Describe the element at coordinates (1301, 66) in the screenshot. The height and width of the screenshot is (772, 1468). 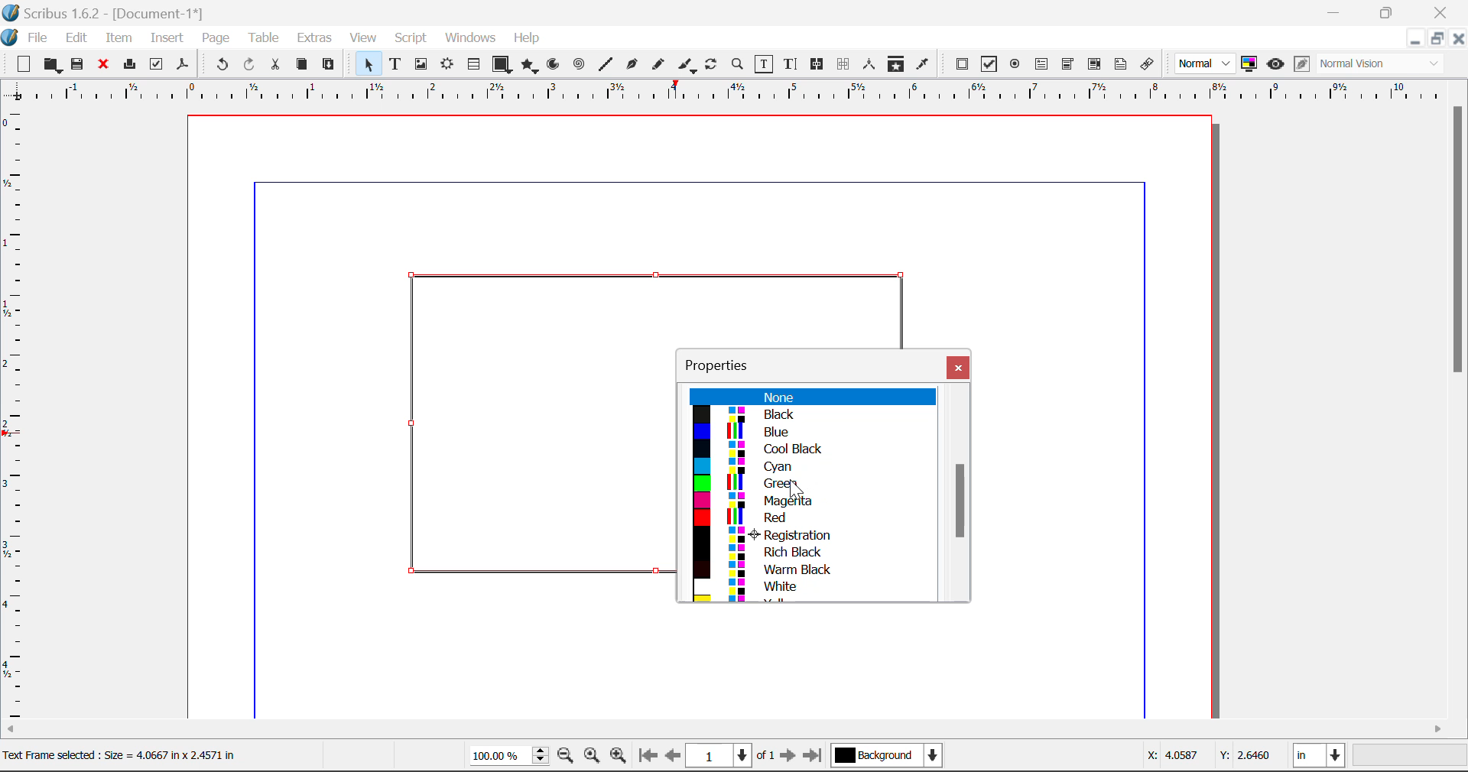
I see `Edit in Preview Mode` at that location.